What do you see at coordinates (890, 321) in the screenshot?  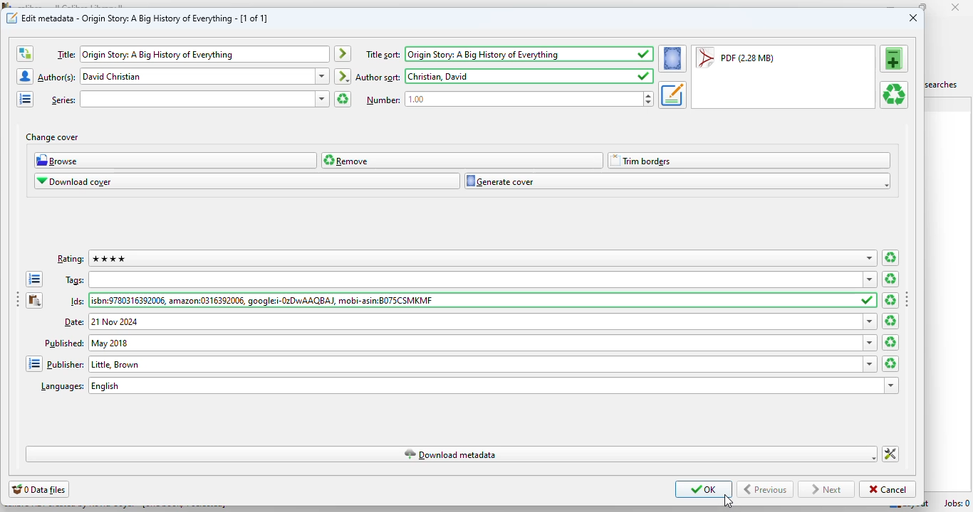 I see `clear date` at bounding box center [890, 321].